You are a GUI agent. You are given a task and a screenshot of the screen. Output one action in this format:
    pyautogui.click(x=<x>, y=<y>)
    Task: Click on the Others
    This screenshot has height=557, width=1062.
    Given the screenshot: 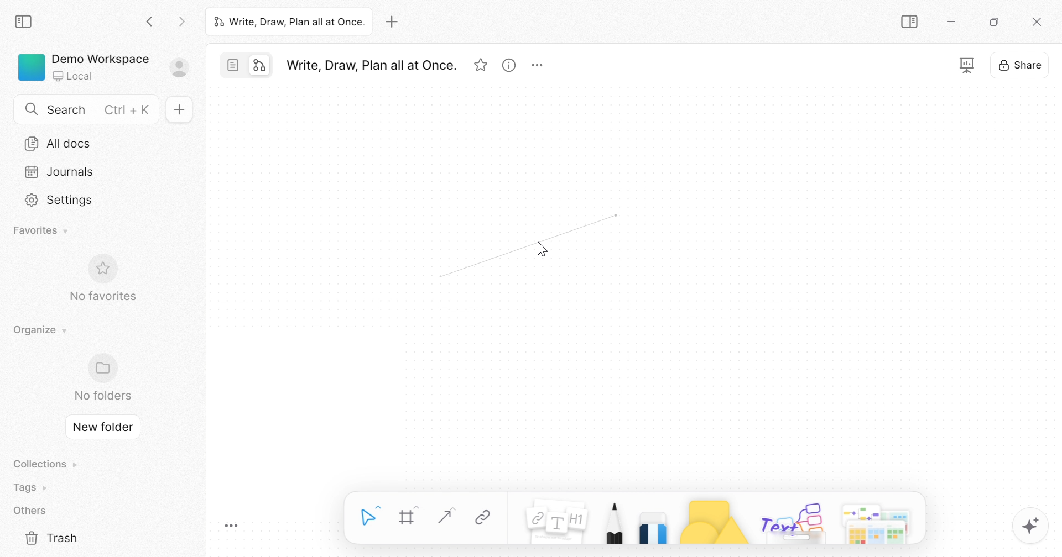 What is the action you would take?
    pyautogui.click(x=793, y=521)
    